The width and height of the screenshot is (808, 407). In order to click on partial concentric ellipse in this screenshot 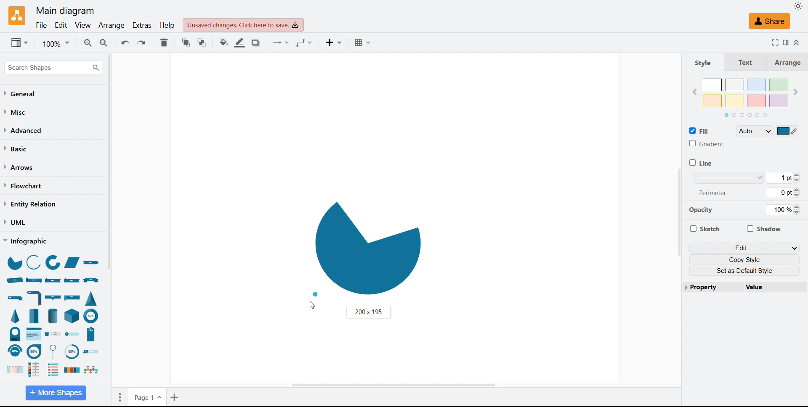, I will do `click(53, 263)`.